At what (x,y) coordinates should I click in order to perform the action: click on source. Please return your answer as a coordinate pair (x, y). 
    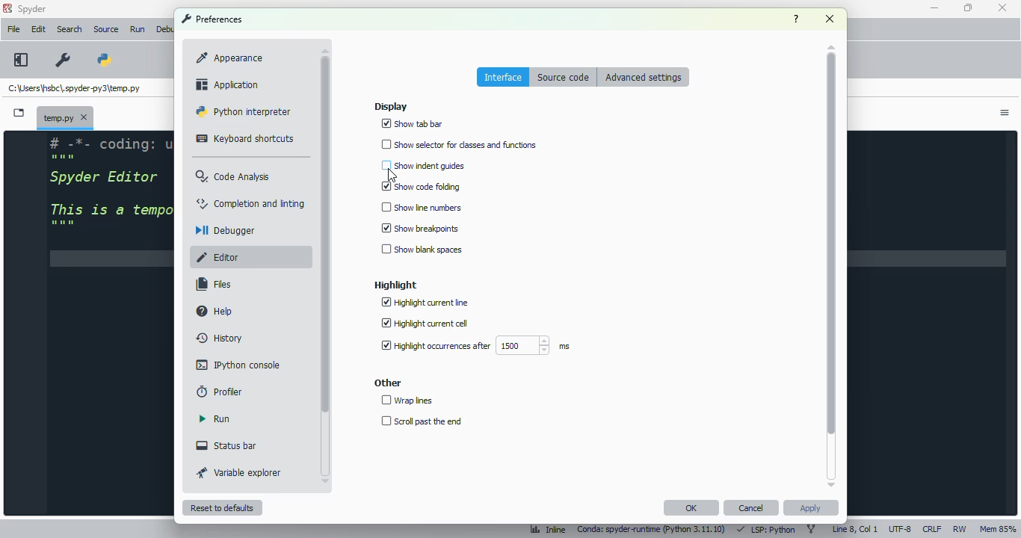
    Looking at the image, I should click on (106, 29).